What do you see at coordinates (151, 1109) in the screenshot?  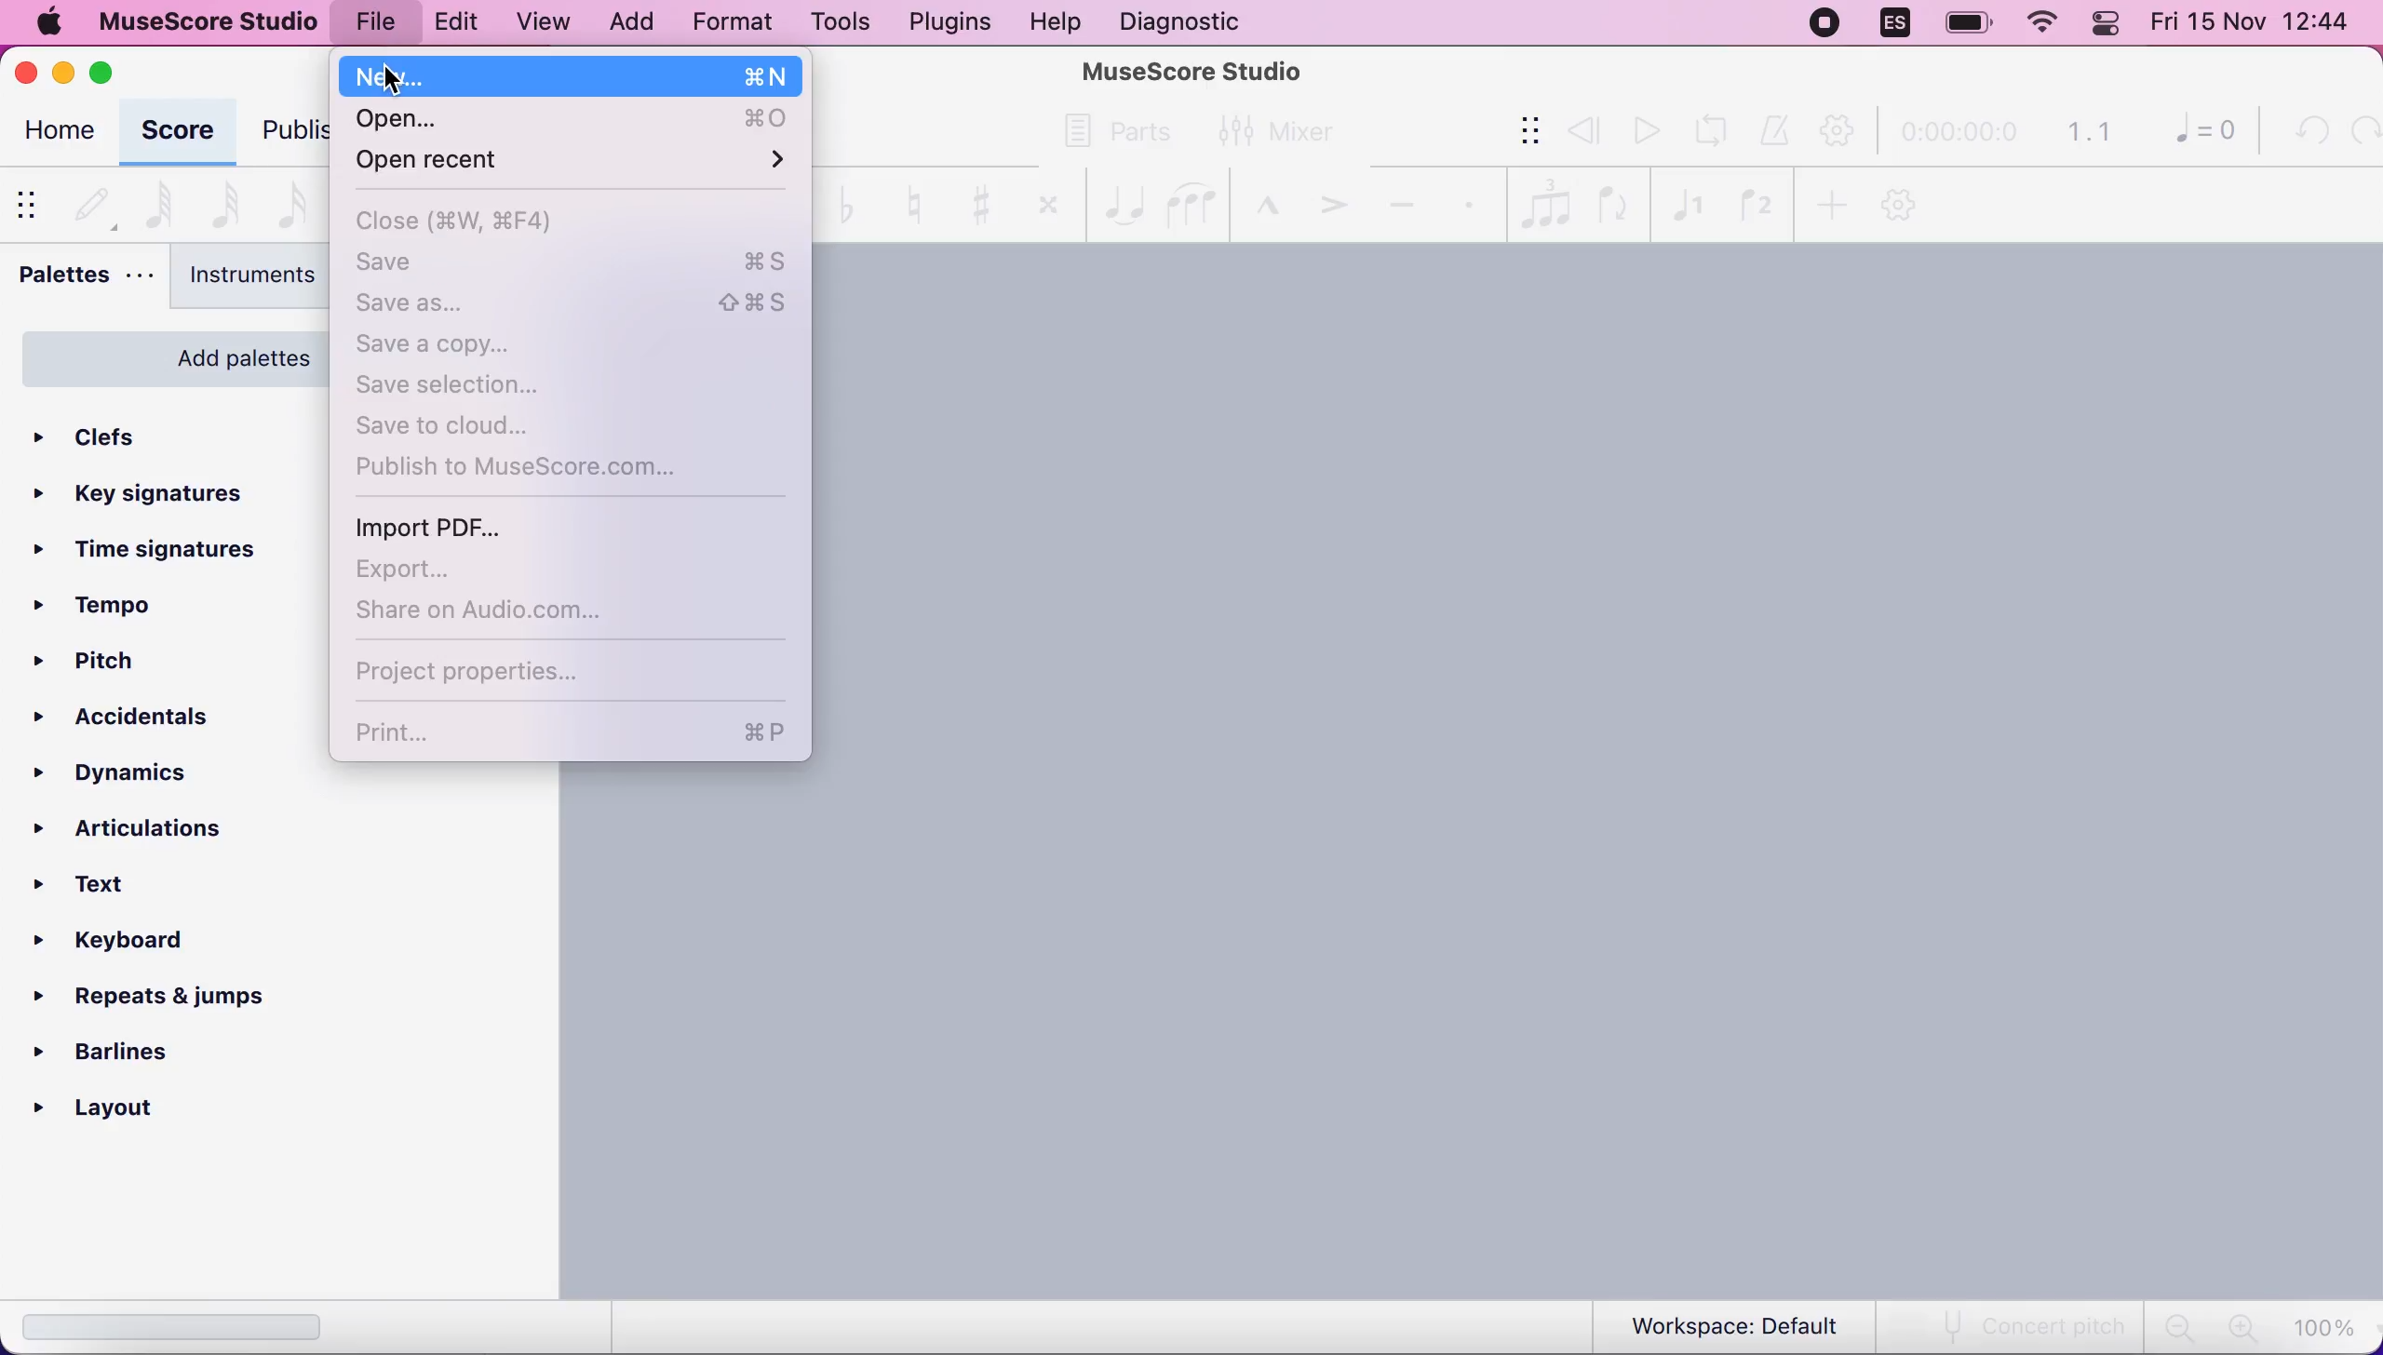 I see `layout` at bounding box center [151, 1109].